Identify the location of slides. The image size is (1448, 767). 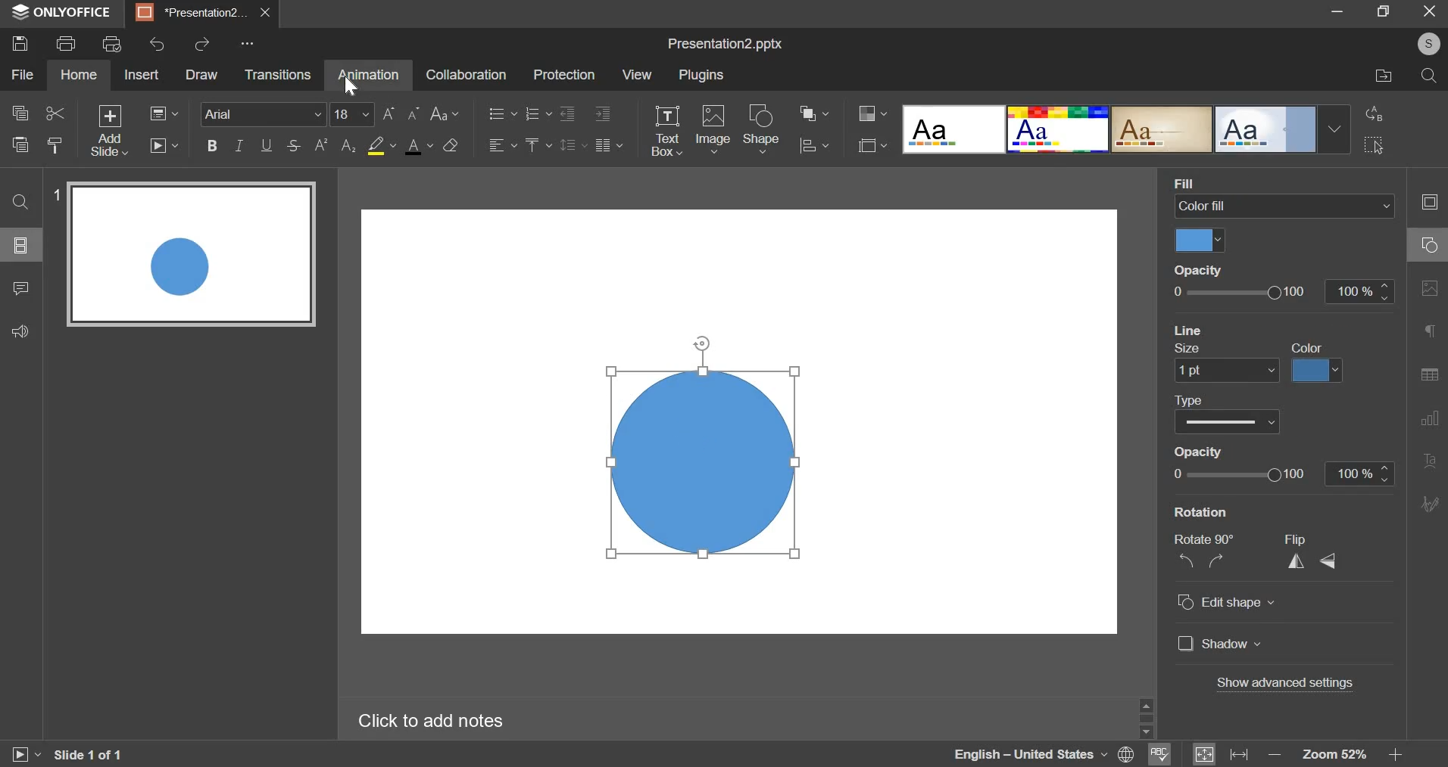
(23, 245).